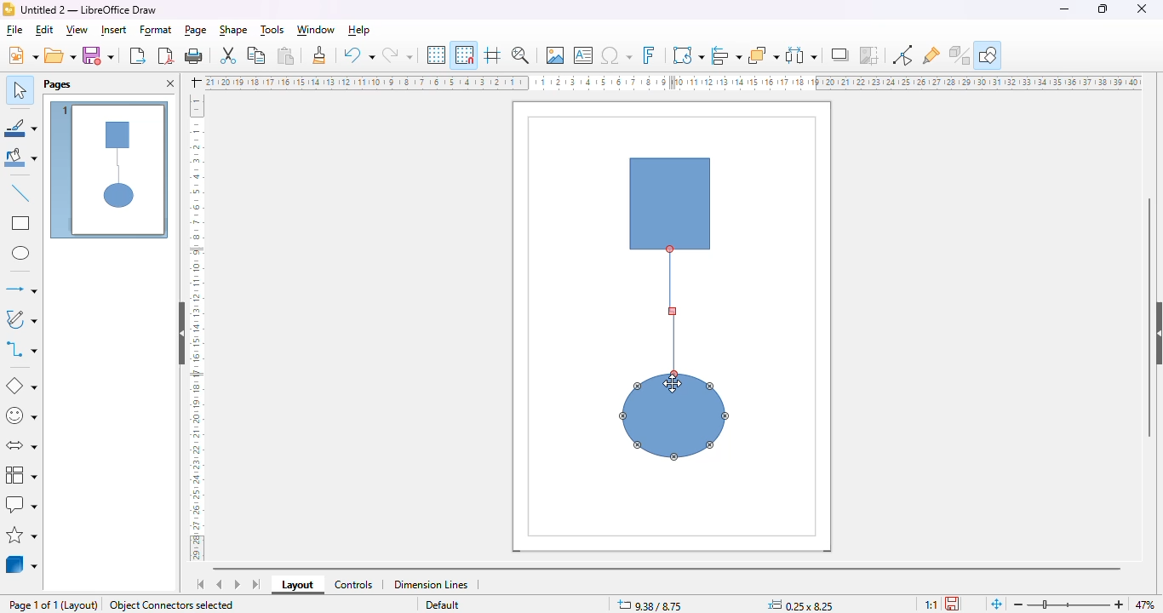 This screenshot has width=1163, height=613. Describe the element at coordinates (764, 55) in the screenshot. I see `arrange` at that location.